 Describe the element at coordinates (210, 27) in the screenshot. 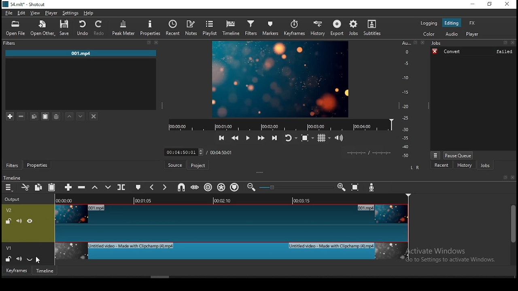

I see `playlist` at that location.